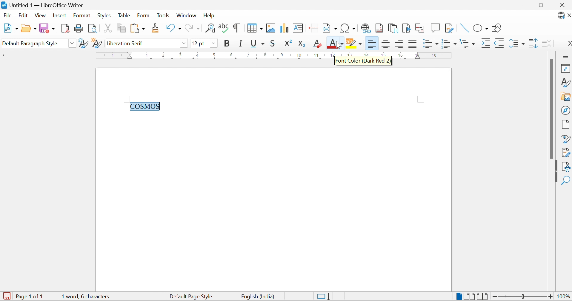  I want to click on Align Left, so click(372, 43).